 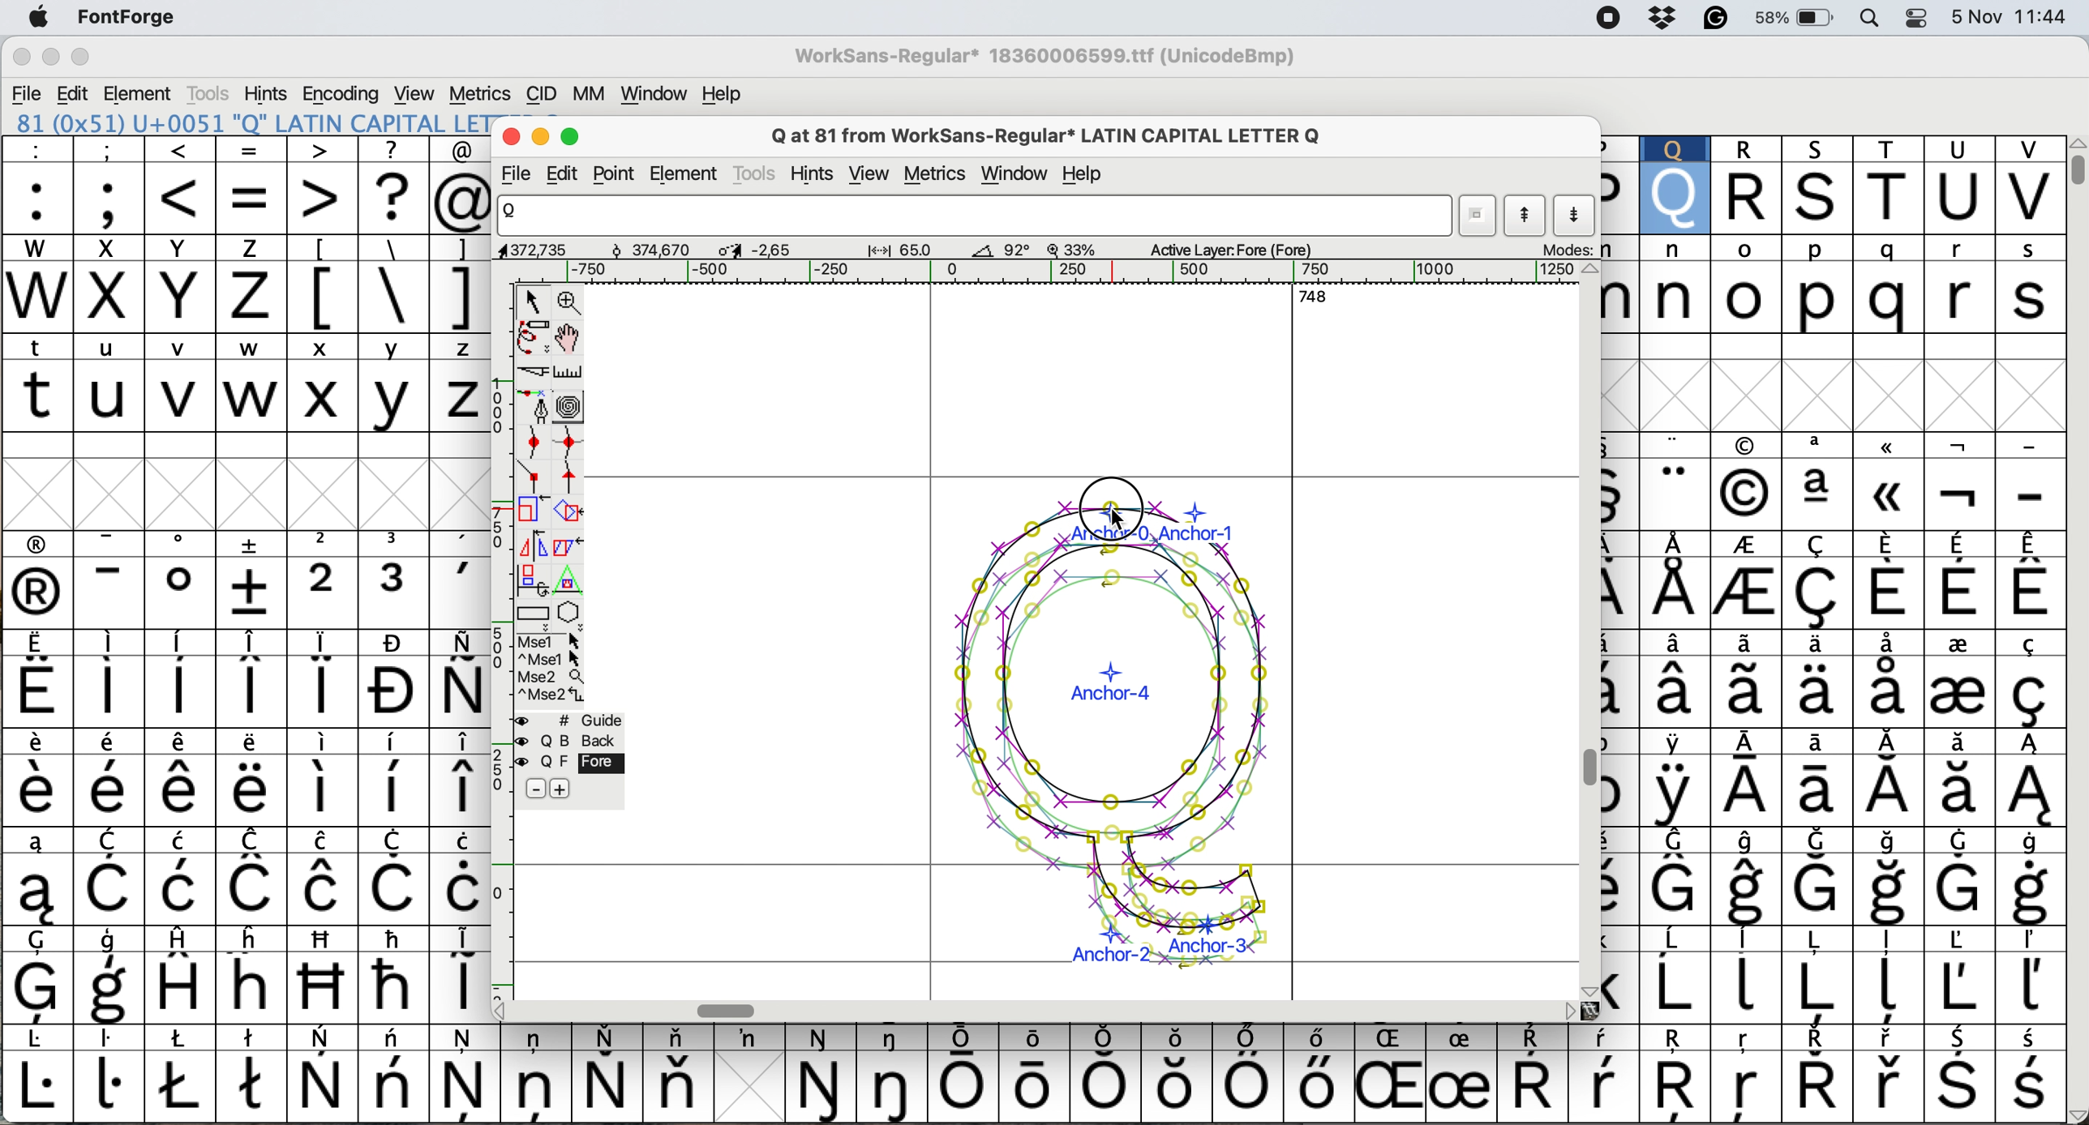 I want to click on file, so click(x=28, y=88).